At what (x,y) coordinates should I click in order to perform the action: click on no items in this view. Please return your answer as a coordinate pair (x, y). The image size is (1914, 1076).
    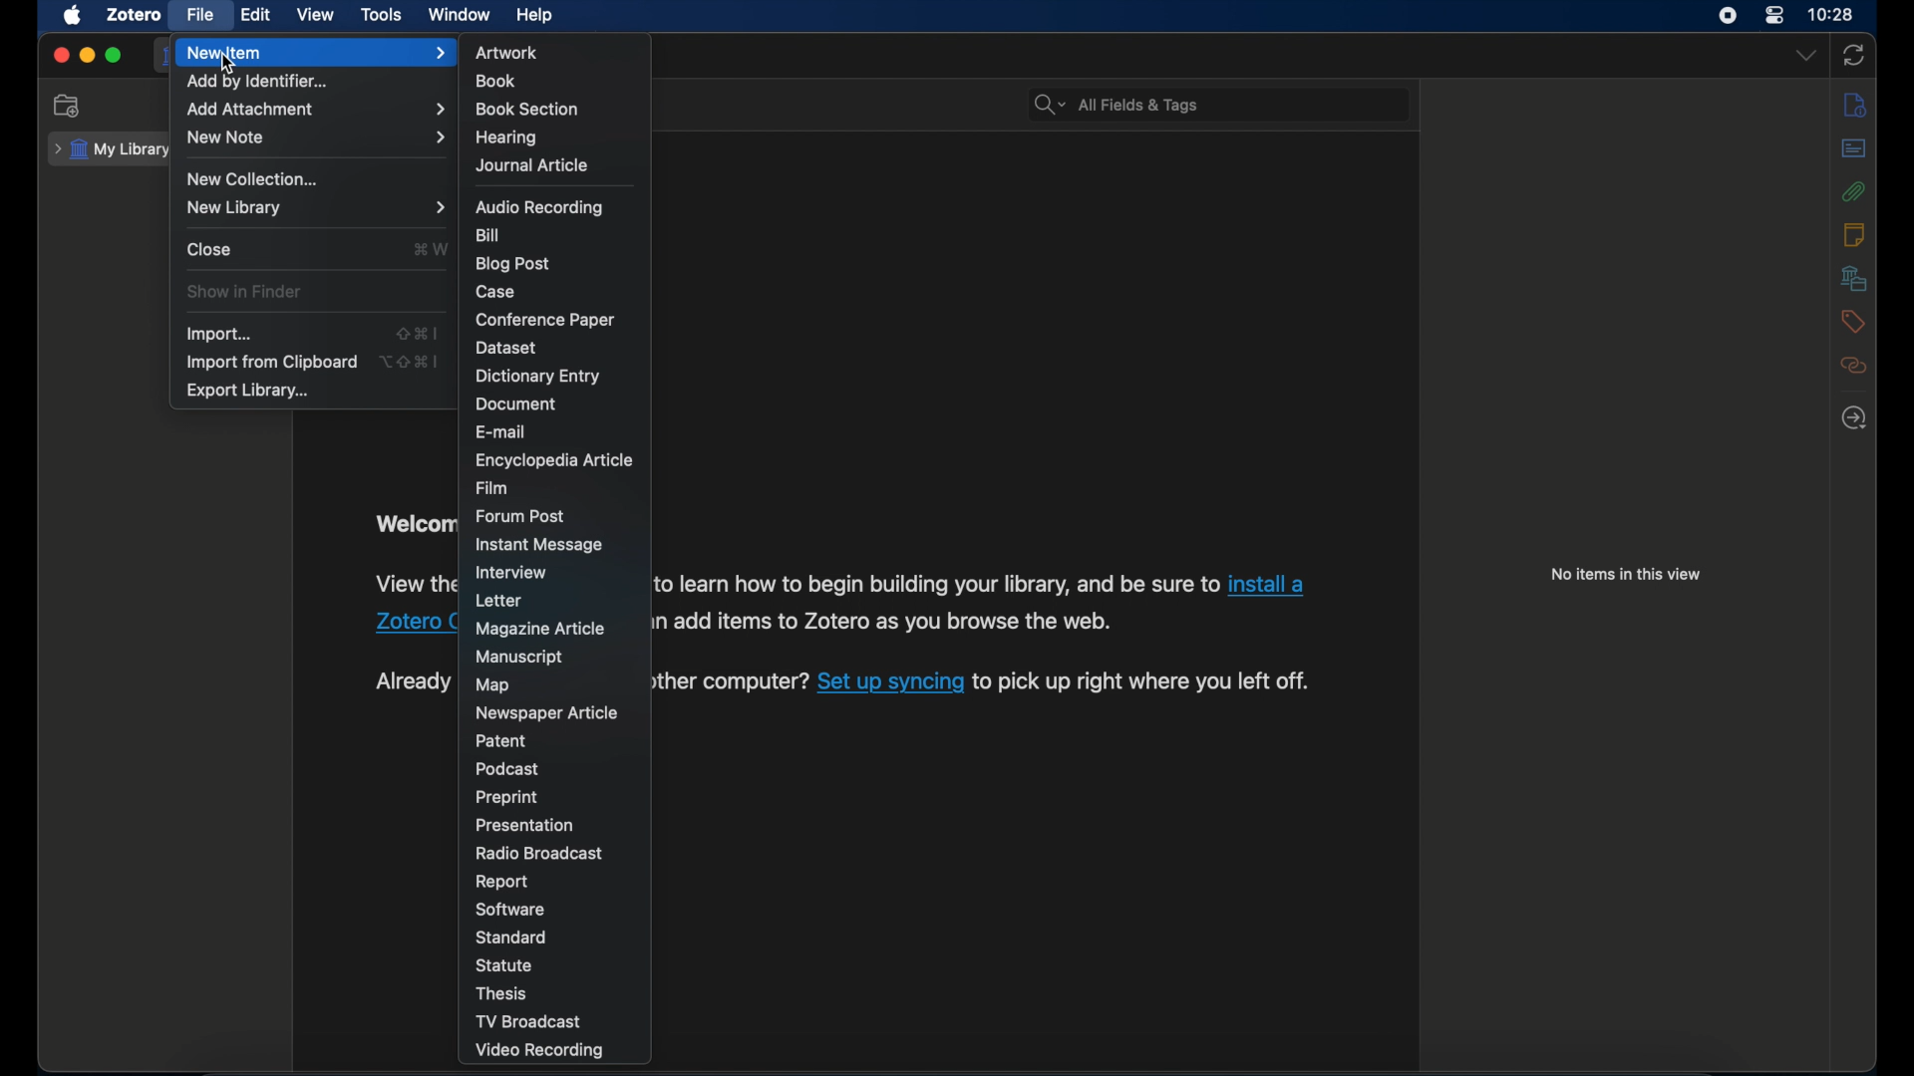
    Looking at the image, I should click on (1626, 574).